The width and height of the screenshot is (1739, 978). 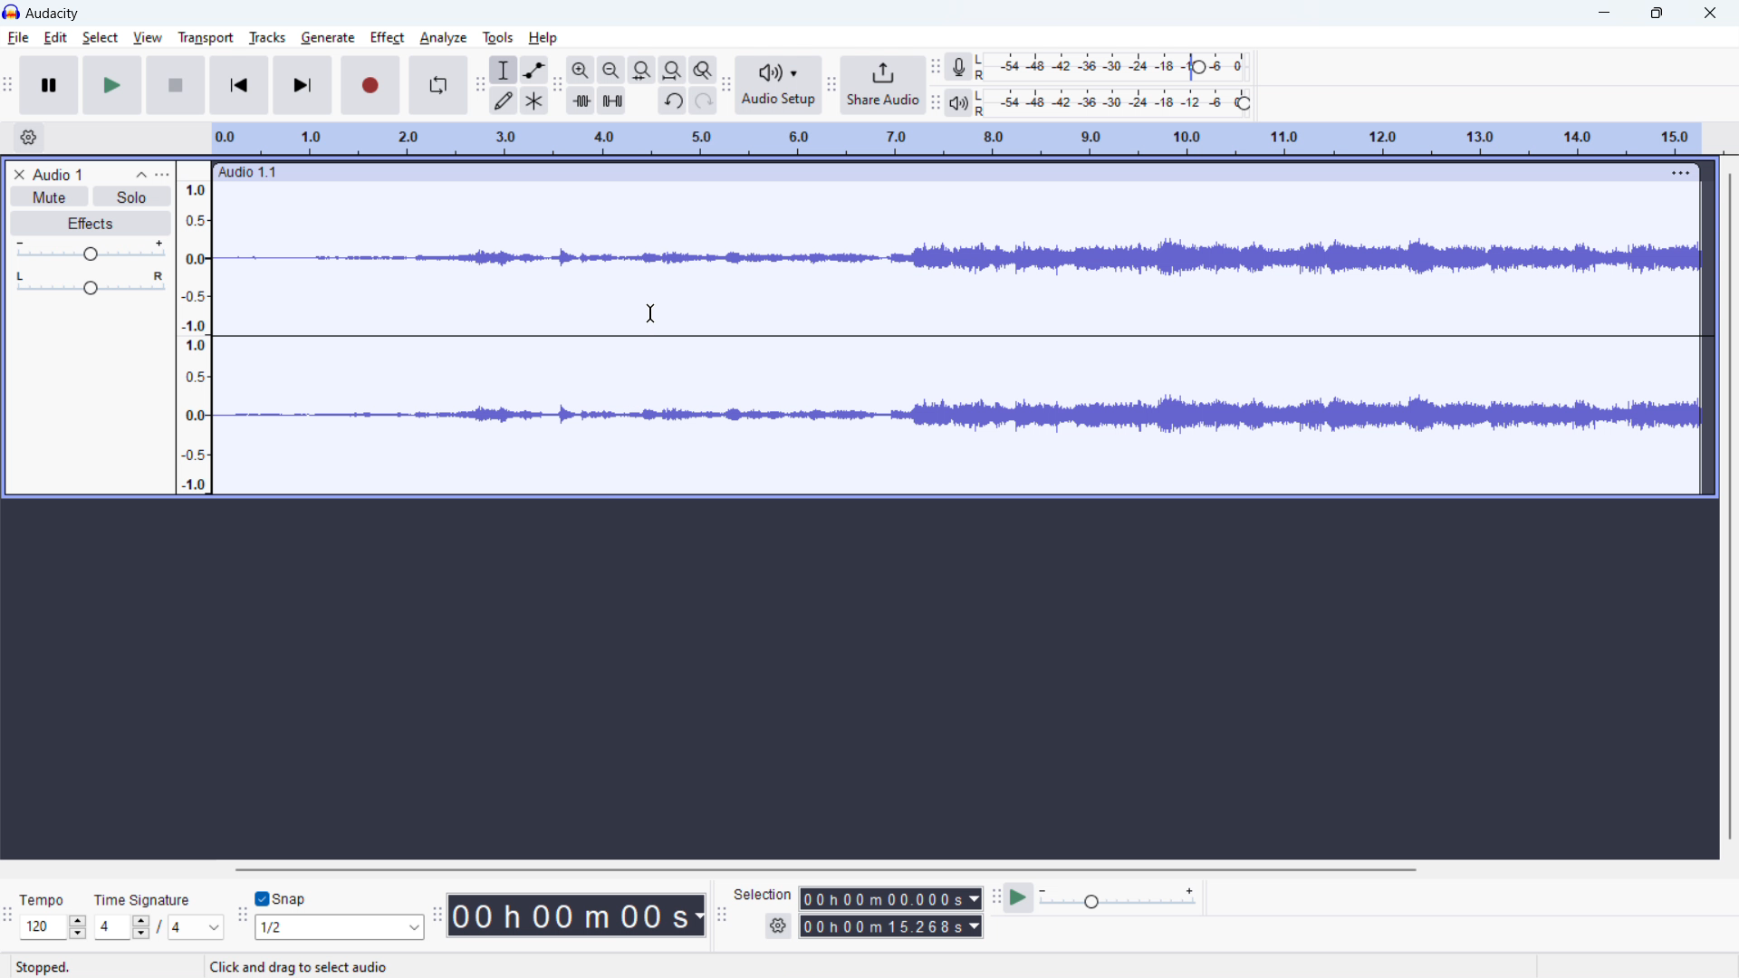 I want to click on transport toolbar, so click(x=9, y=83).